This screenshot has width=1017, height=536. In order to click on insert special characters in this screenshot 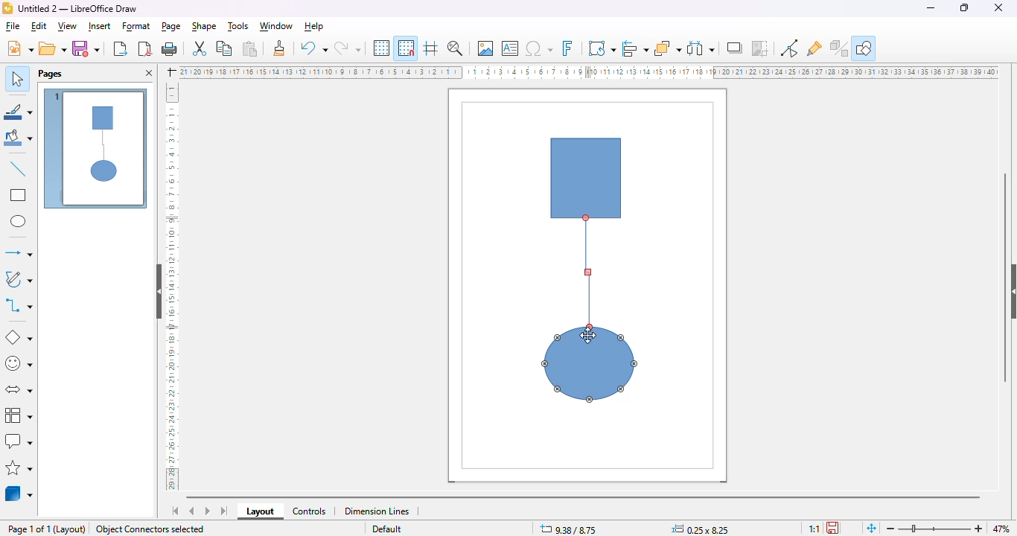, I will do `click(539, 48)`.